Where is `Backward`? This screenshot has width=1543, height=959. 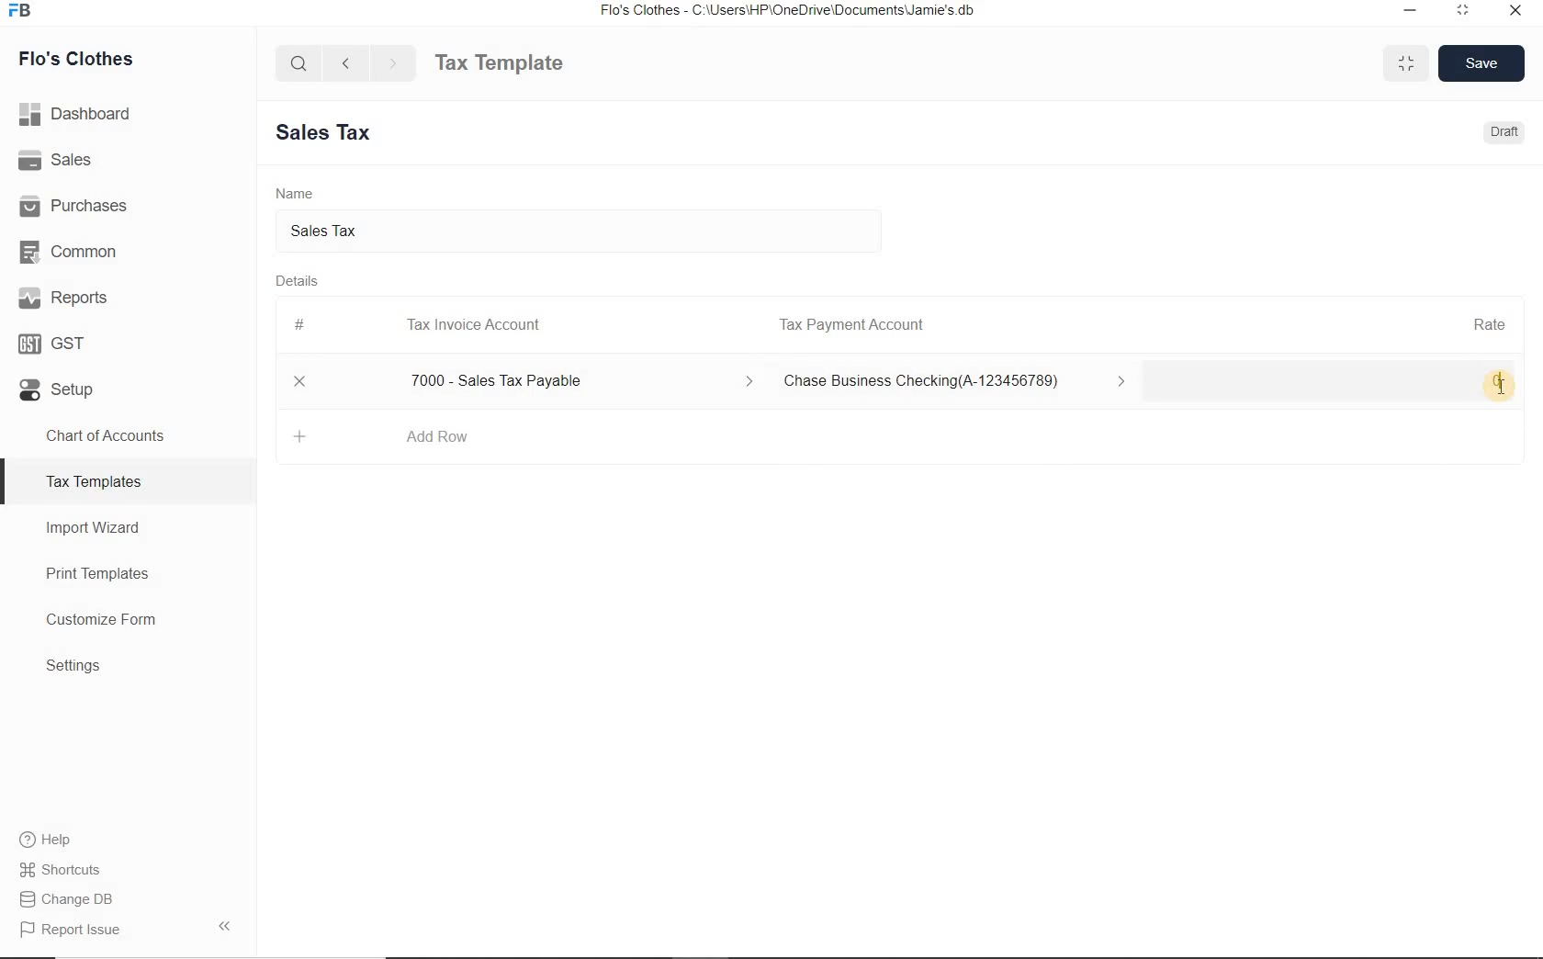 Backward is located at coordinates (345, 62).